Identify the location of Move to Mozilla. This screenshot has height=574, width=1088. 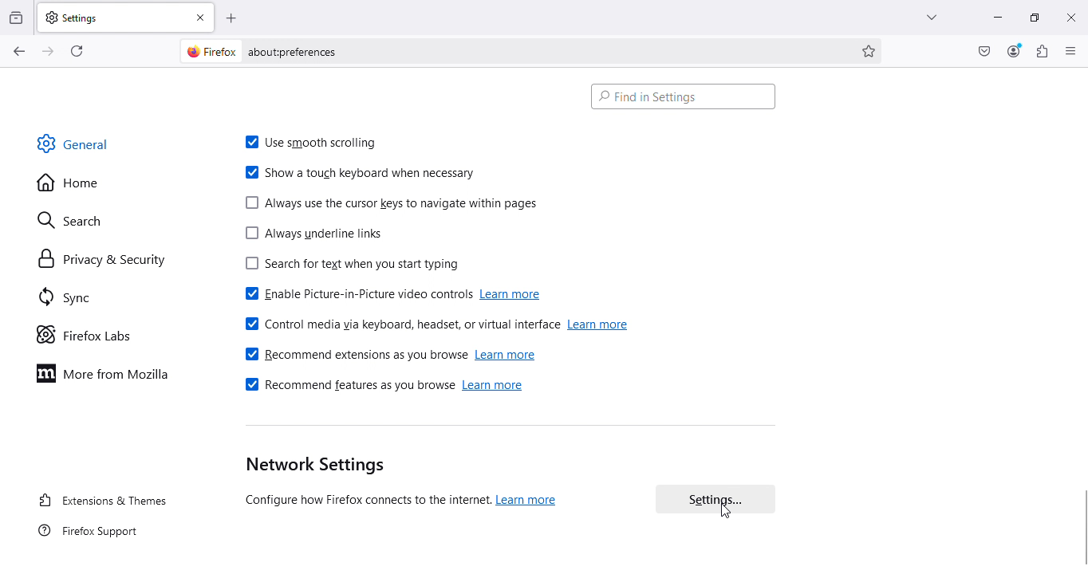
(107, 372).